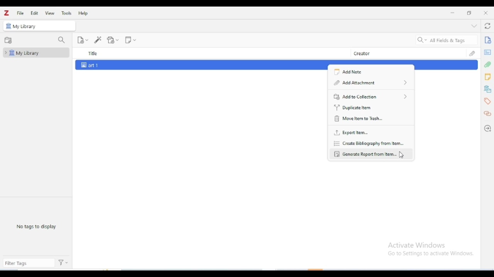  Describe the element at coordinates (62, 40) in the screenshot. I see `filter collections` at that location.